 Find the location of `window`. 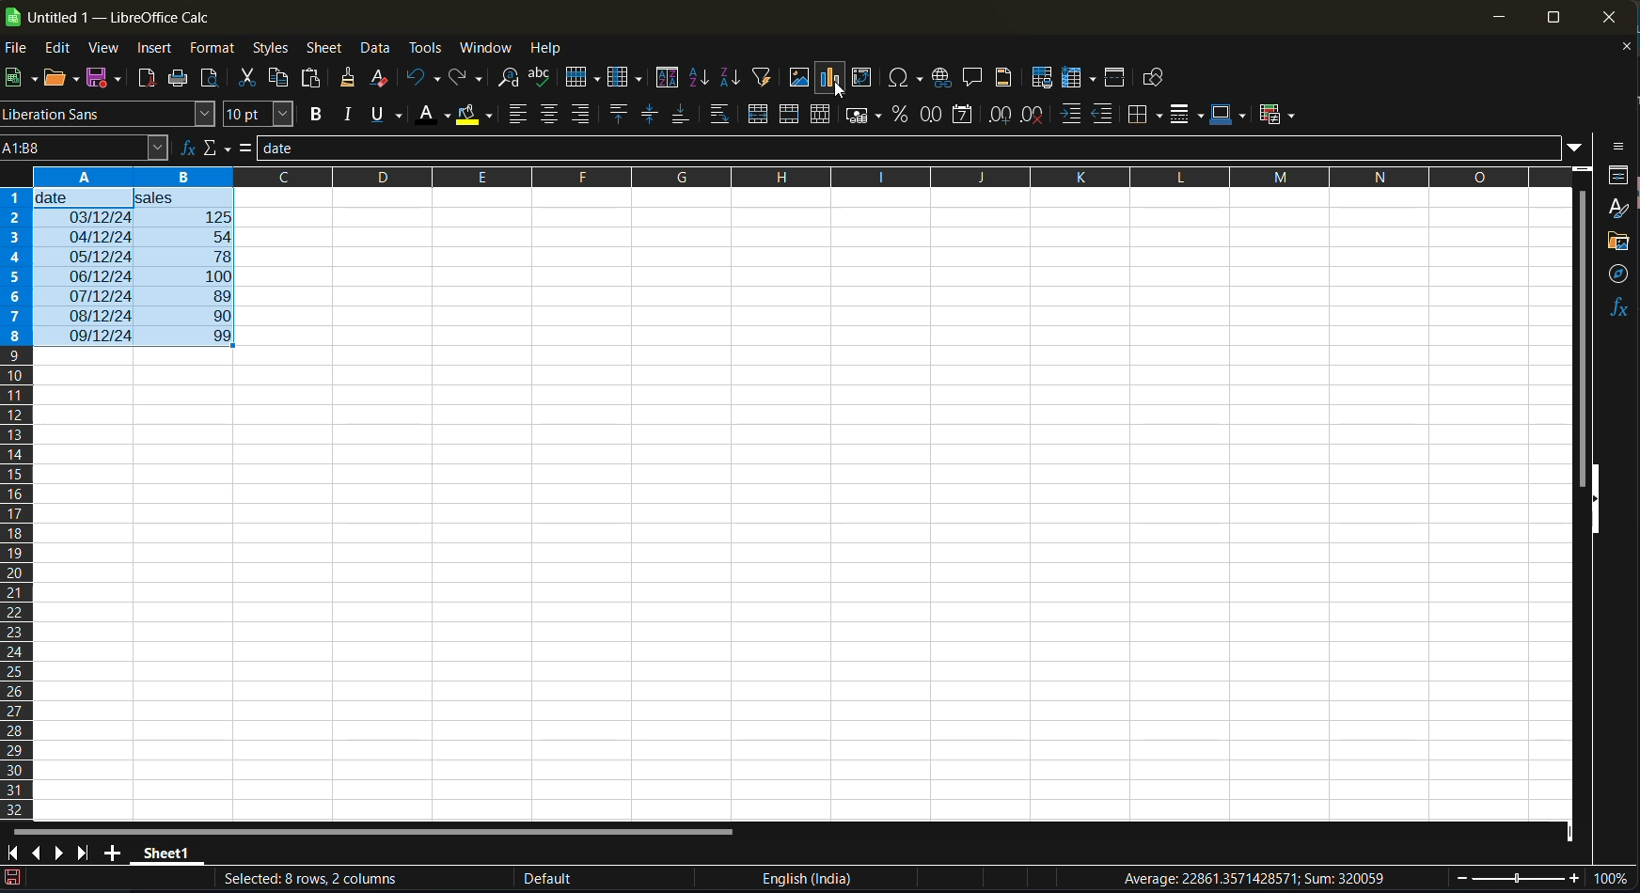

window is located at coordinates (486, 50).